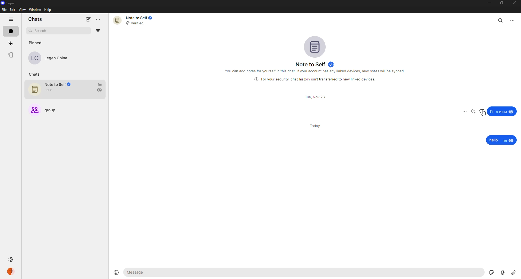 This screenshot has height=279, width=521. What do you see at coordinates (12, 55) in the screenshot?
I see `stories` at bounding box center [12, 55].